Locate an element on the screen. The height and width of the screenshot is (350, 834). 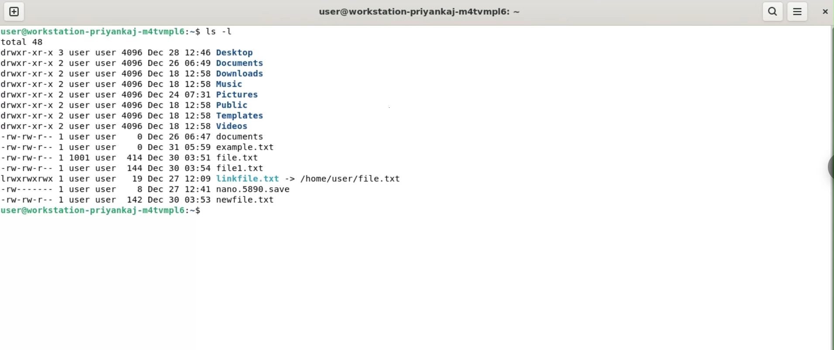
sidebar is located at coordinates (829, 167).